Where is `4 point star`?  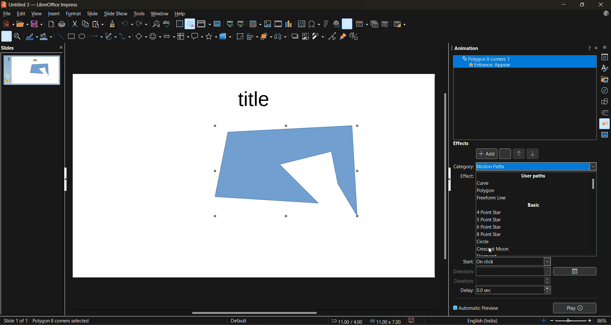
4 point star is located at coordinates (495, 213).